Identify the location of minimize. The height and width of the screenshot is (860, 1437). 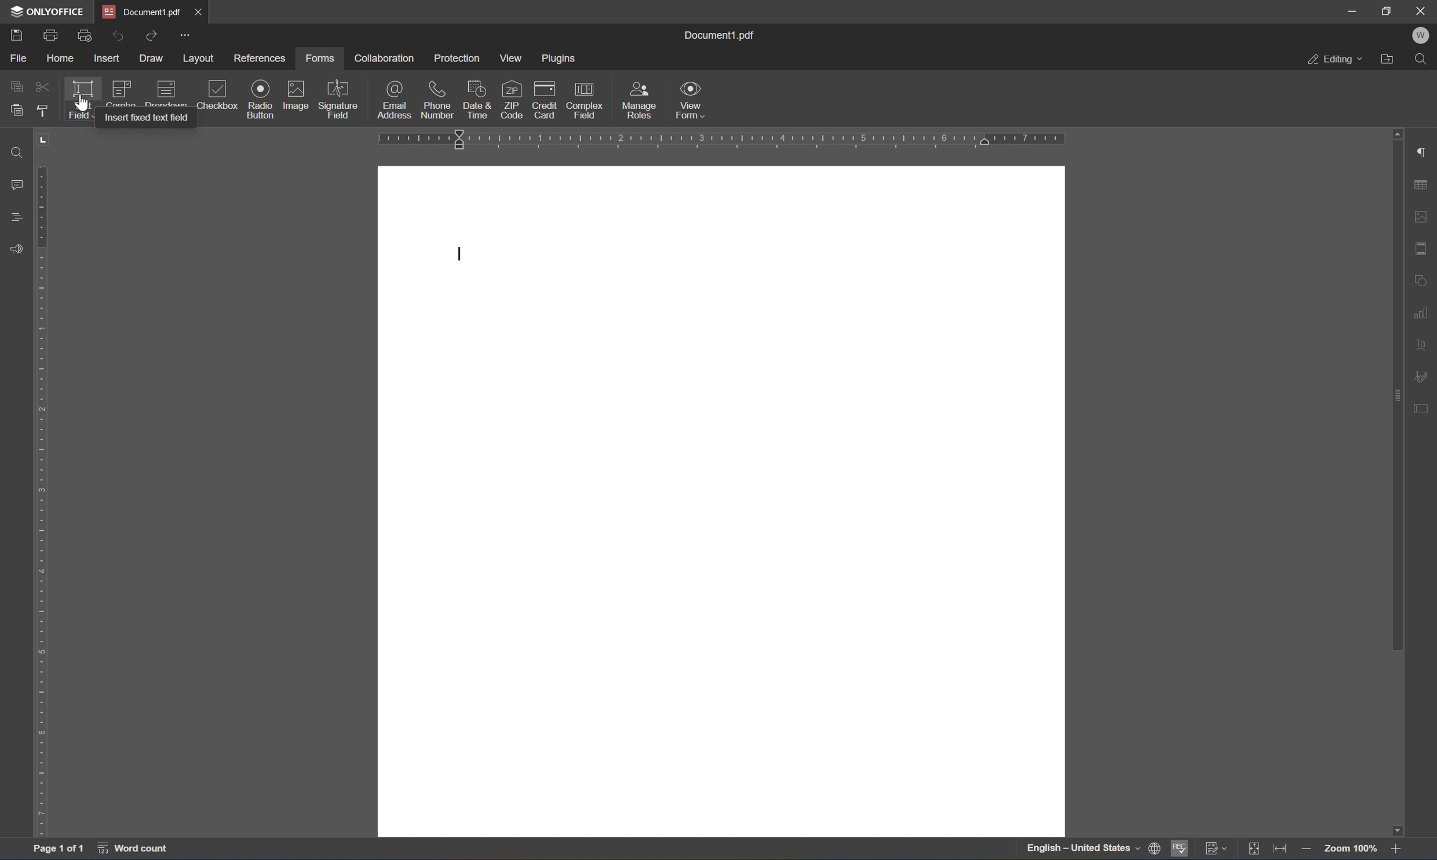
(1345, 10).